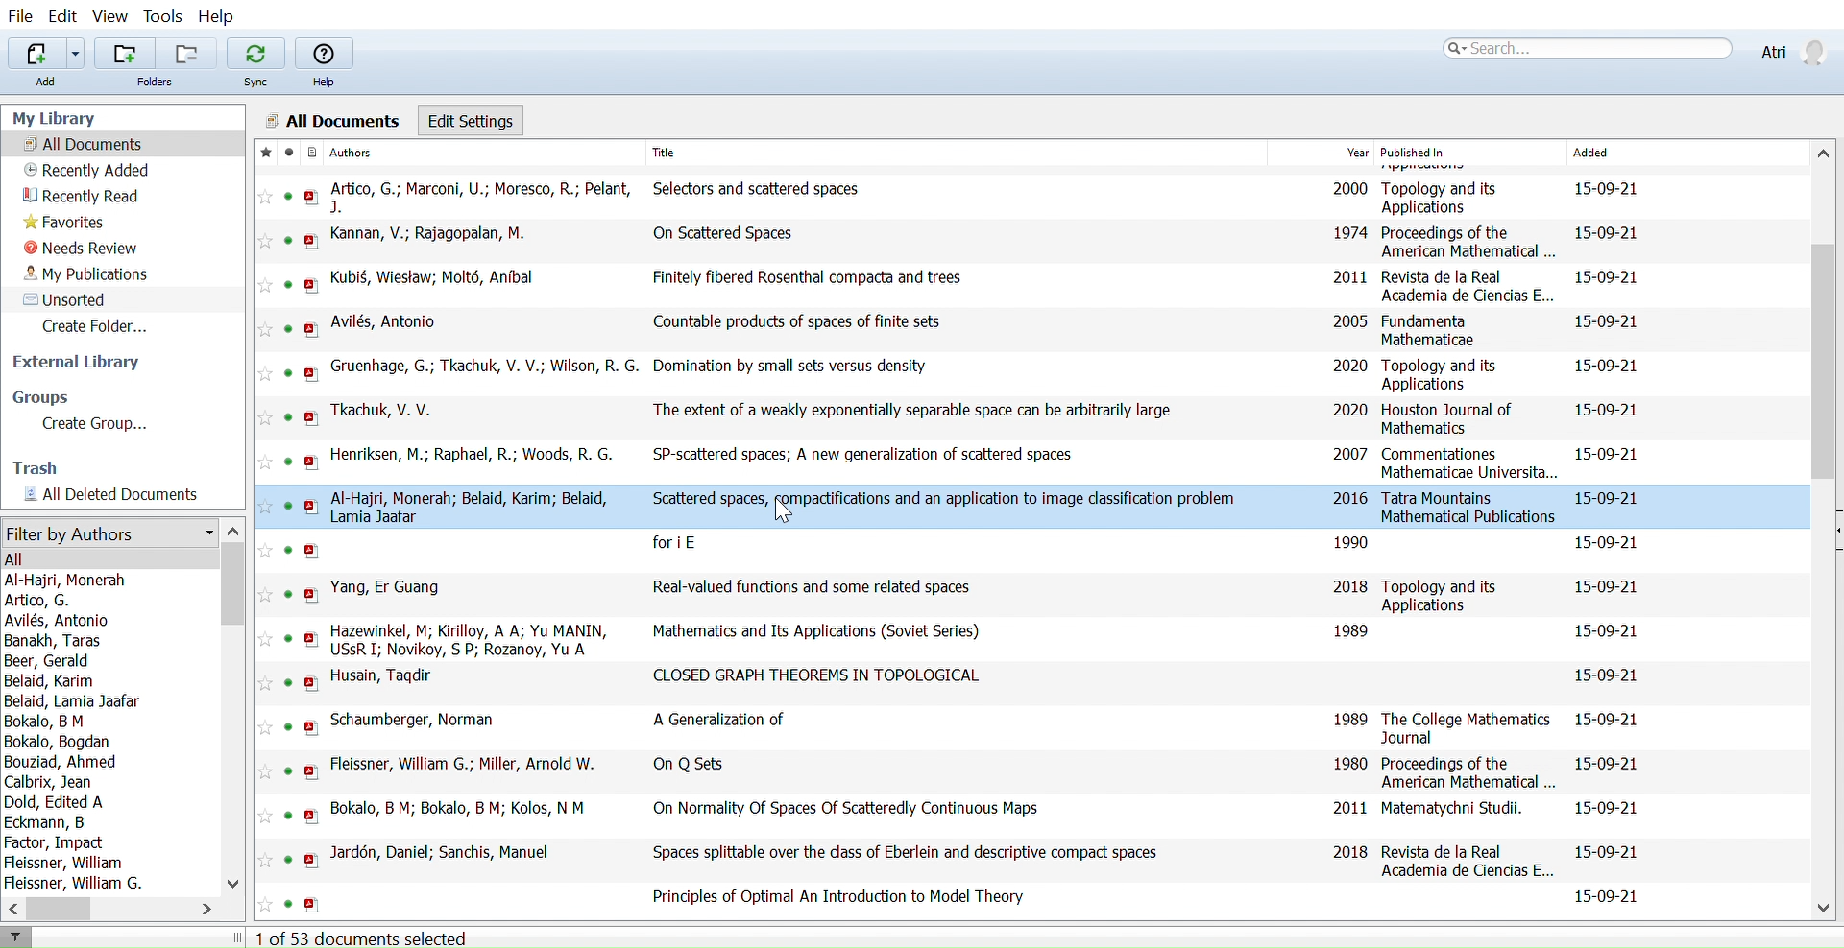 Image resolution: width=1844 pixels, height=948 pixels. What do you see at coordinates (1350, 412) in the screenshot?
I see `2020` at bounding box center [1350, 412].